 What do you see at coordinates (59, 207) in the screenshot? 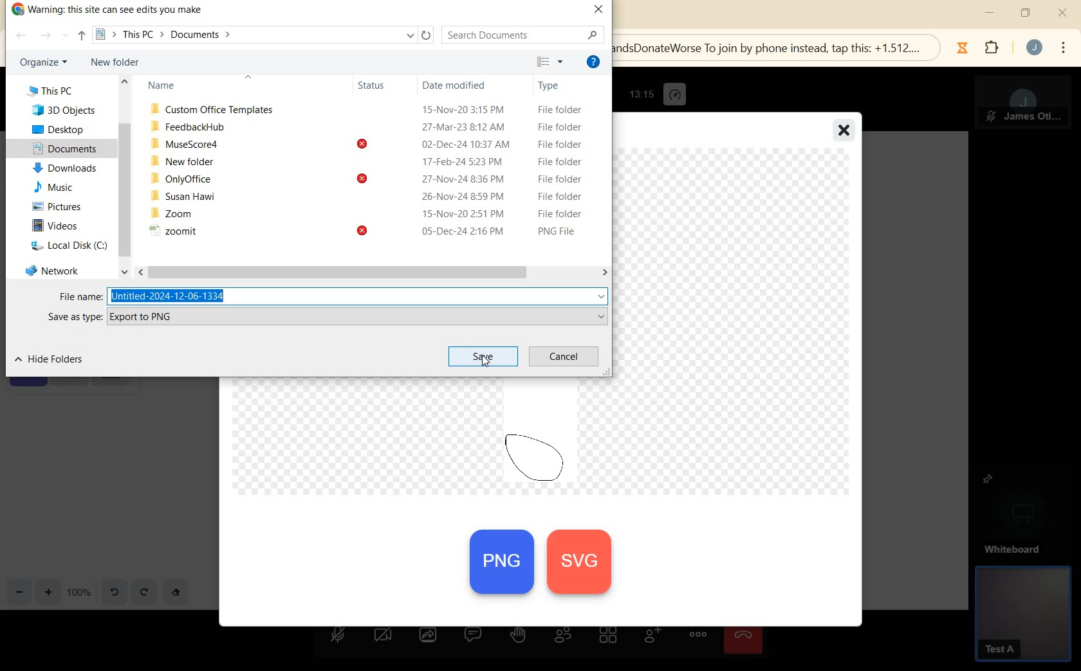
I see `pictures` at bounding box center [59, 207].